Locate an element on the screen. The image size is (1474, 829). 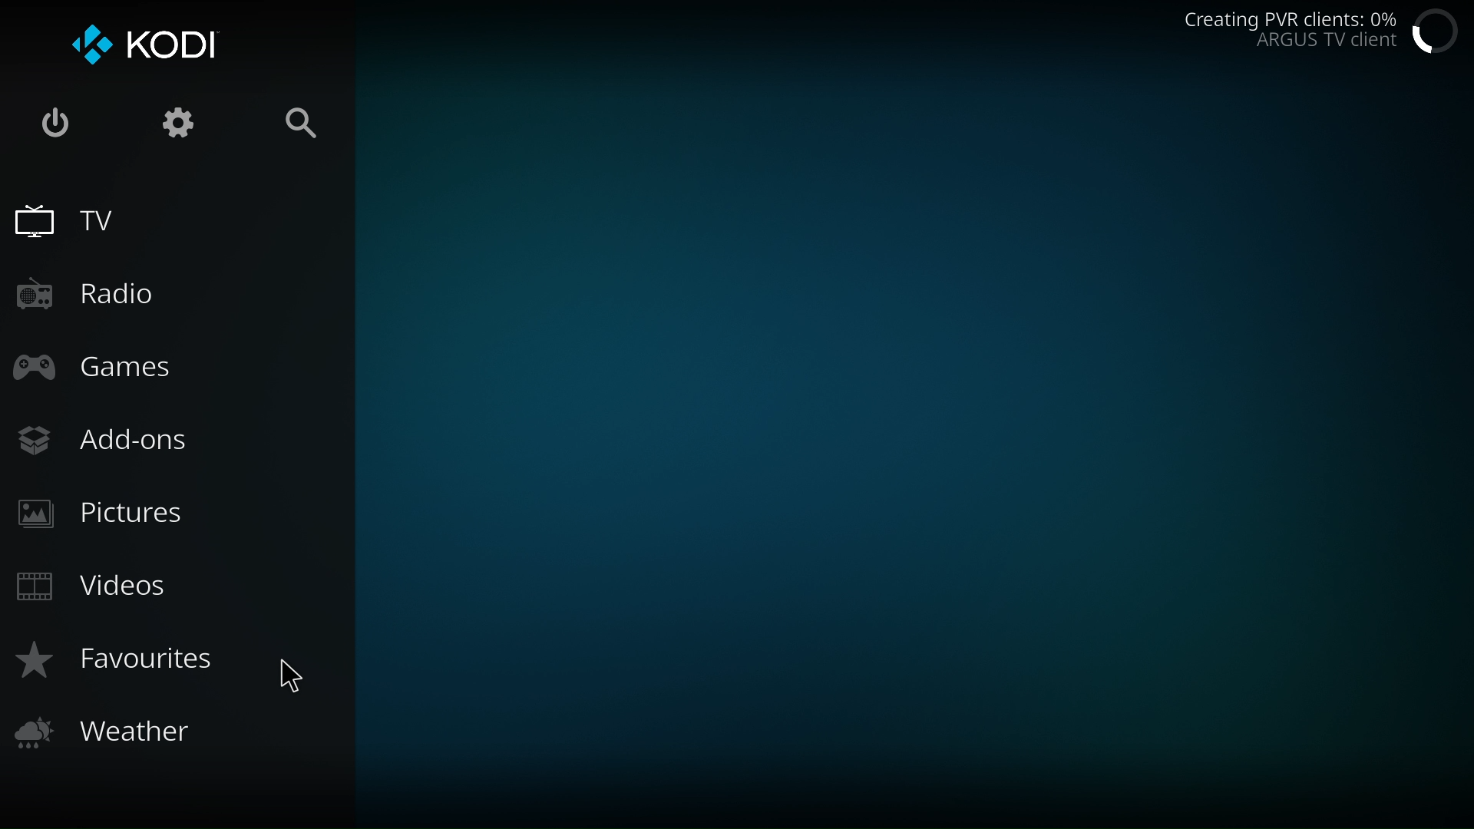
videos is located at coordinates (95, 590).